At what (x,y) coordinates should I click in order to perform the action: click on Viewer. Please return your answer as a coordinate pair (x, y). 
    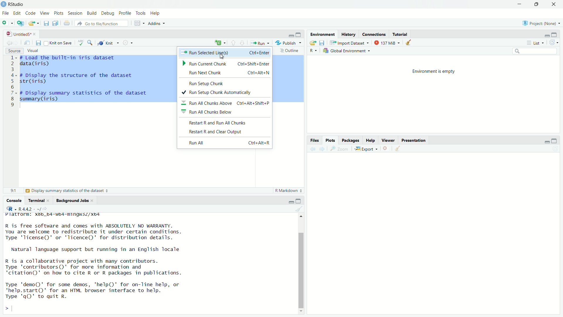
    Looking at the image, I should click on (388, 139).